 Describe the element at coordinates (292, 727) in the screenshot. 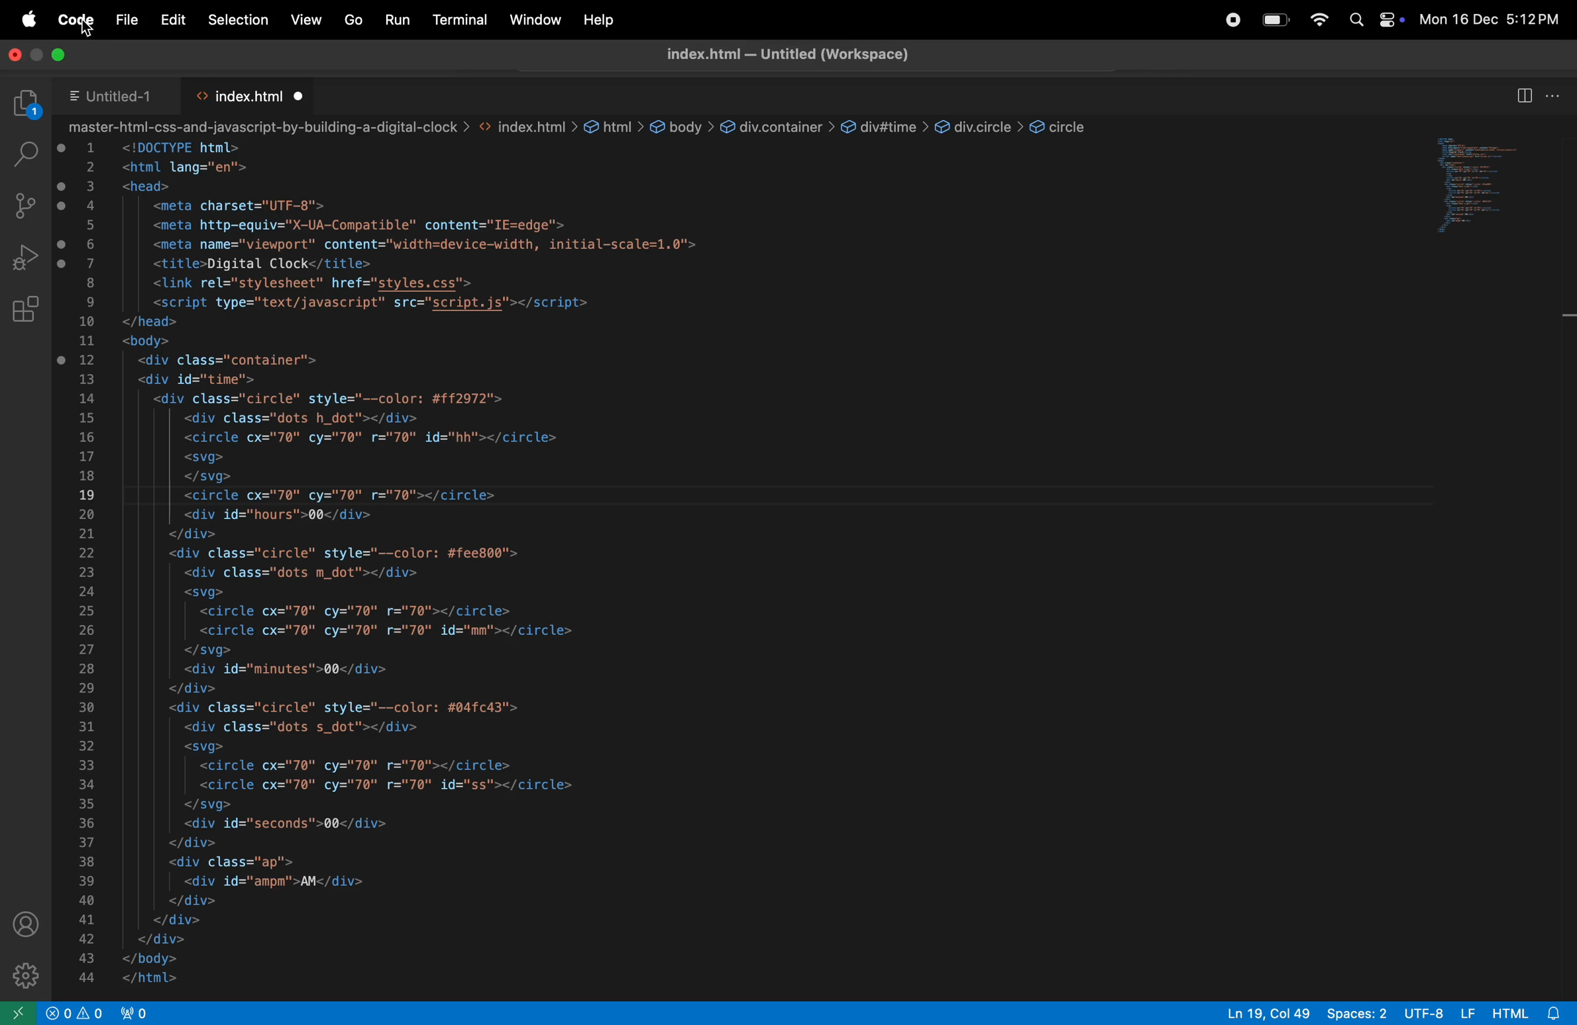

I see `<div class="dots s_dot"></div>` at that location.